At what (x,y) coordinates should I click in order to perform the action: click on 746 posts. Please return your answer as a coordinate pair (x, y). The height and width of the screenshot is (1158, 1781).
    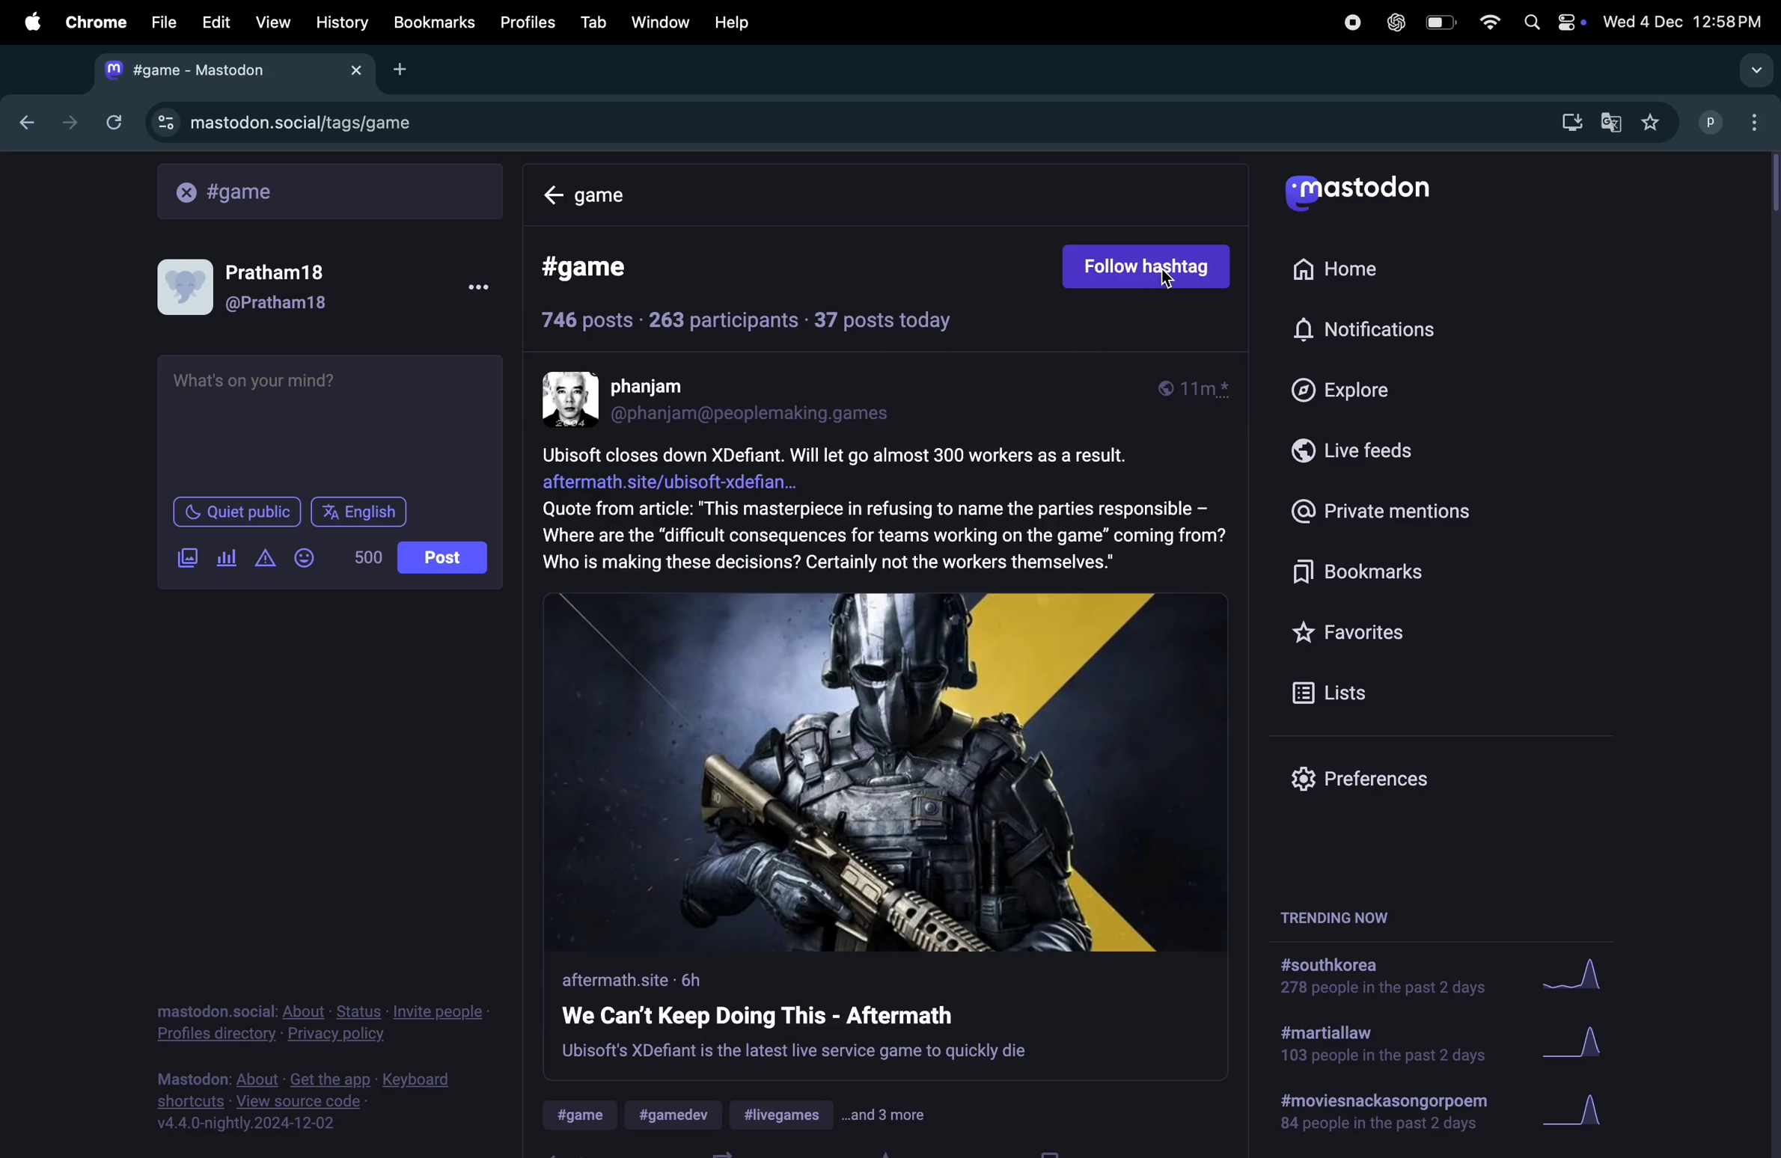
    Looking at the image, I should click on (588, 321).